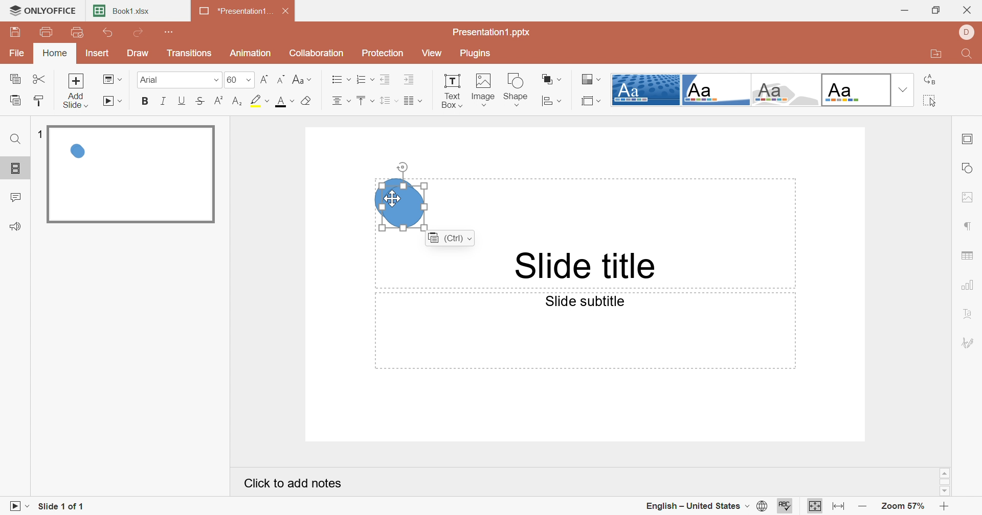 The width and height of the screenshot is (982, 515). What do you see at coordinates (236, 11) in the screenshot?
I see `Presentation1...` at bounding box center [236, 11].